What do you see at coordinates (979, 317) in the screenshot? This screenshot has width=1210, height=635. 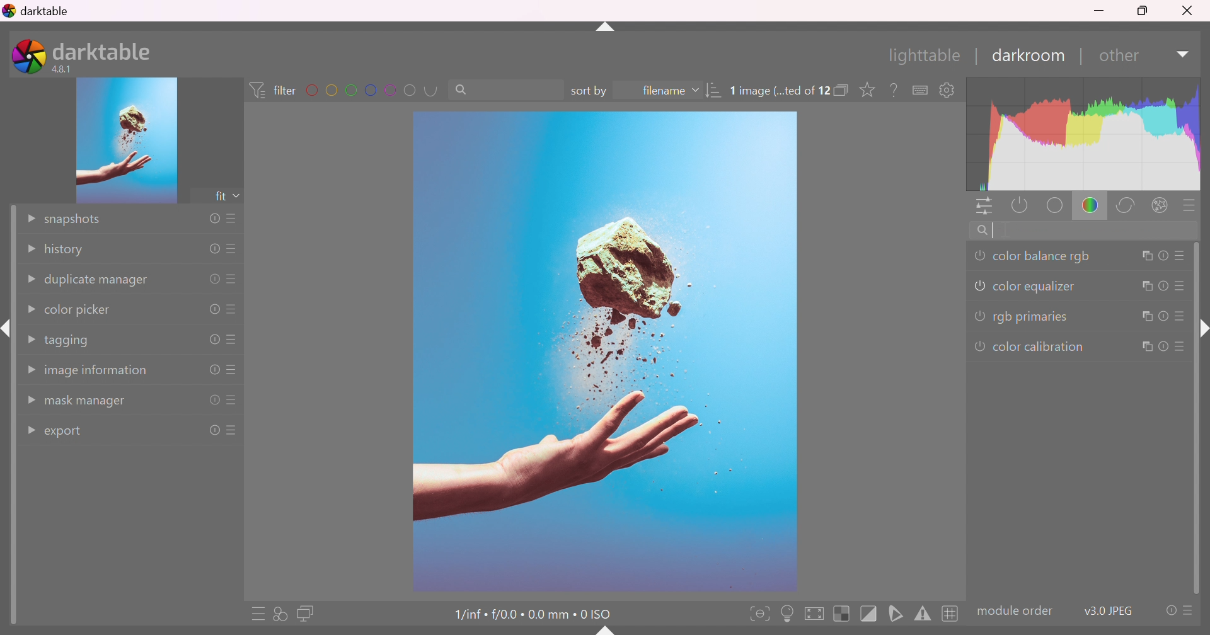 I see `'rgb primaries' is switched off` at bounding box center [979, 317].